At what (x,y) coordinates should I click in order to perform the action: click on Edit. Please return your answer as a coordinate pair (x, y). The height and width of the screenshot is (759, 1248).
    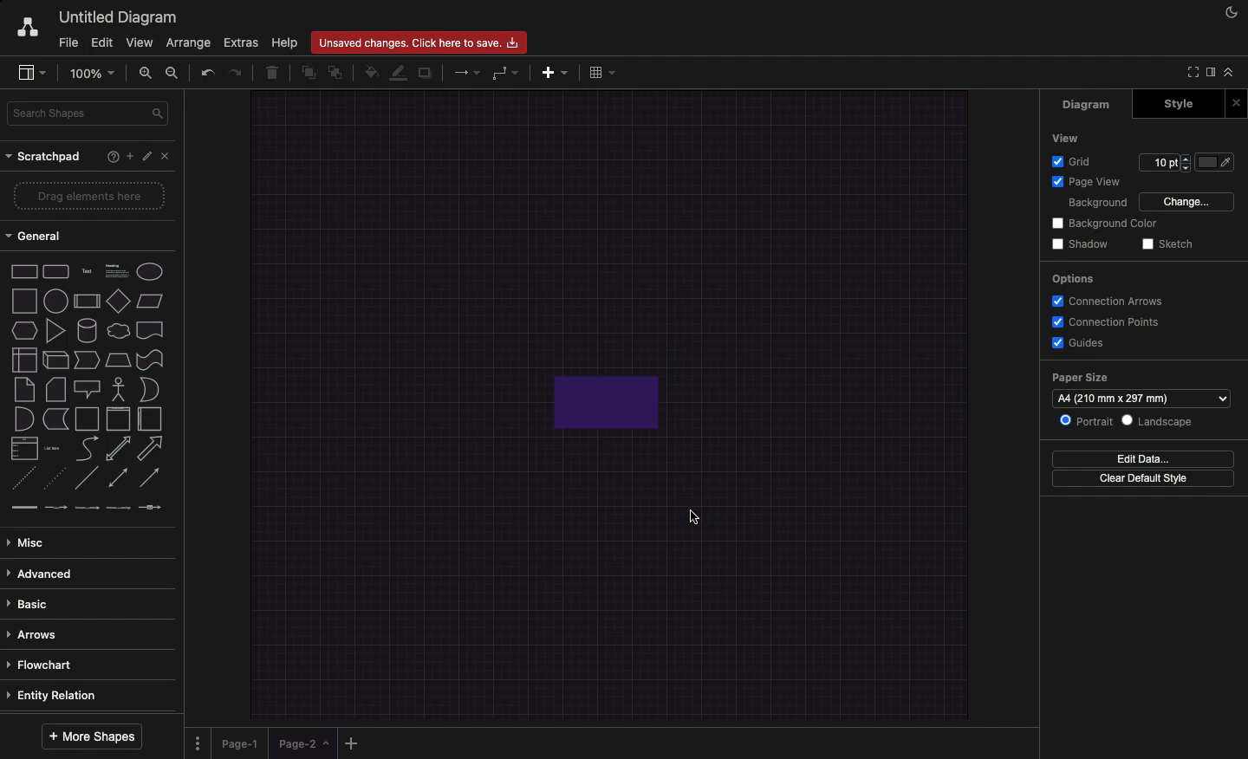
    Looking at the image, I should click on (101, 42).